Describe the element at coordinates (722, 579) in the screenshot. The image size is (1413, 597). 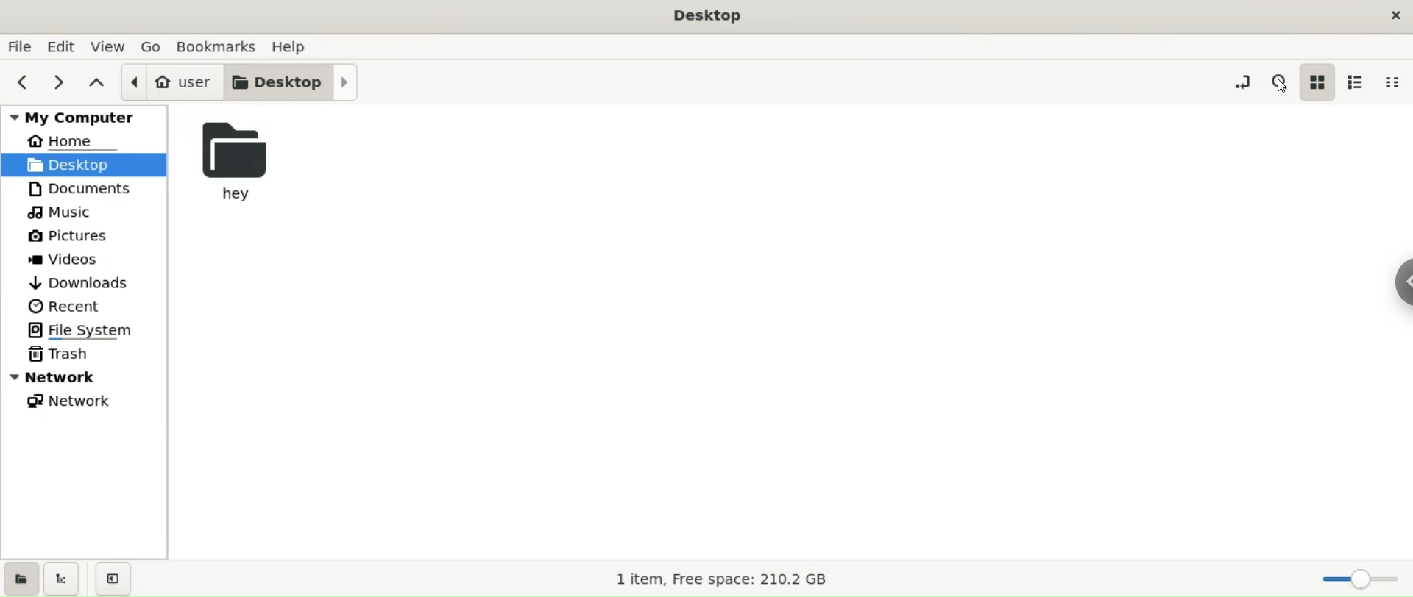
I see `1 item, Free space: 210.2 GB` at that location.